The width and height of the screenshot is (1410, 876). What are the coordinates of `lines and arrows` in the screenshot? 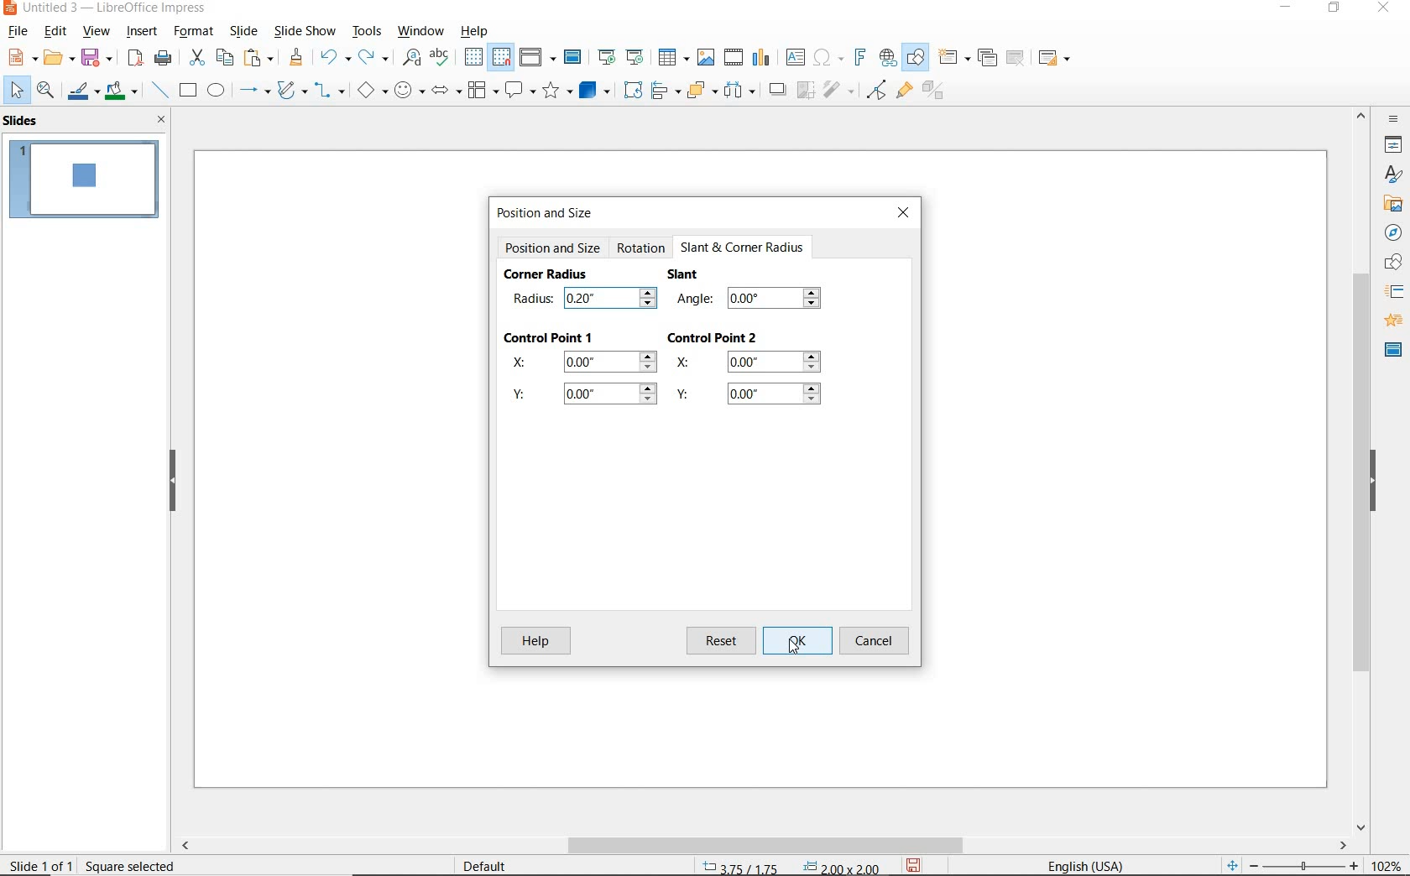 It's located at (253, 91).